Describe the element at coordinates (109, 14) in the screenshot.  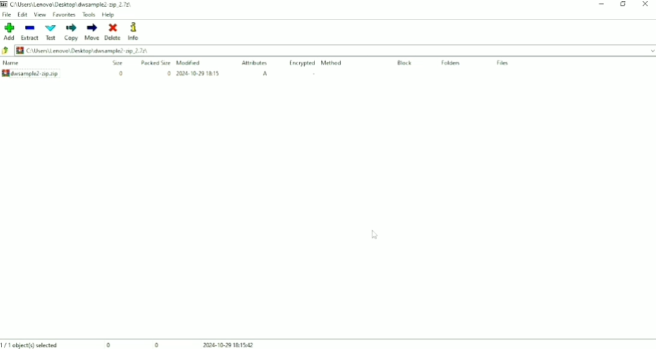
I see `Help` at that location.